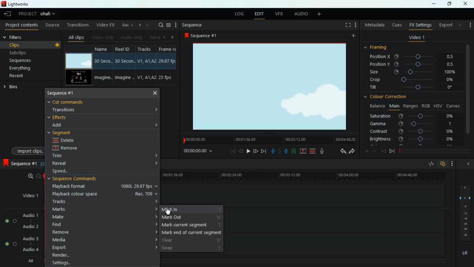  Describe the element at coordinates (66, 117) in the screenshot. I see `effects` at that location.